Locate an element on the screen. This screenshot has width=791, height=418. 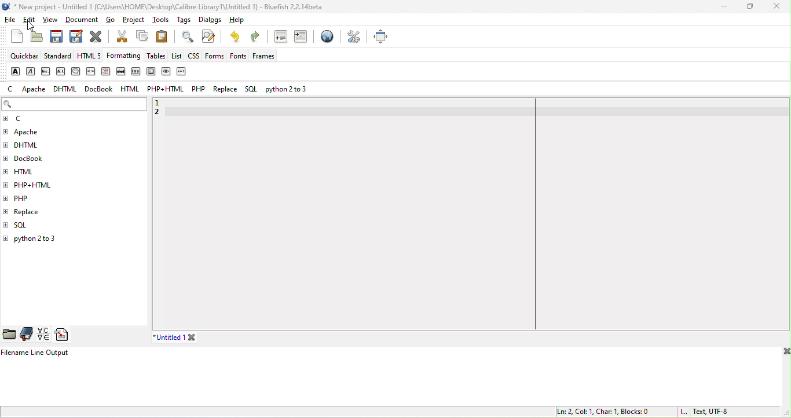
find and replace is located at coordinates (211, 37).